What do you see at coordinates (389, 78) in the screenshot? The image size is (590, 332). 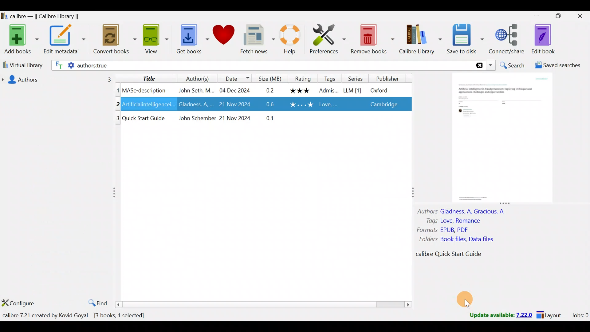 I see `Publisher` at bounding box center [389, 78].